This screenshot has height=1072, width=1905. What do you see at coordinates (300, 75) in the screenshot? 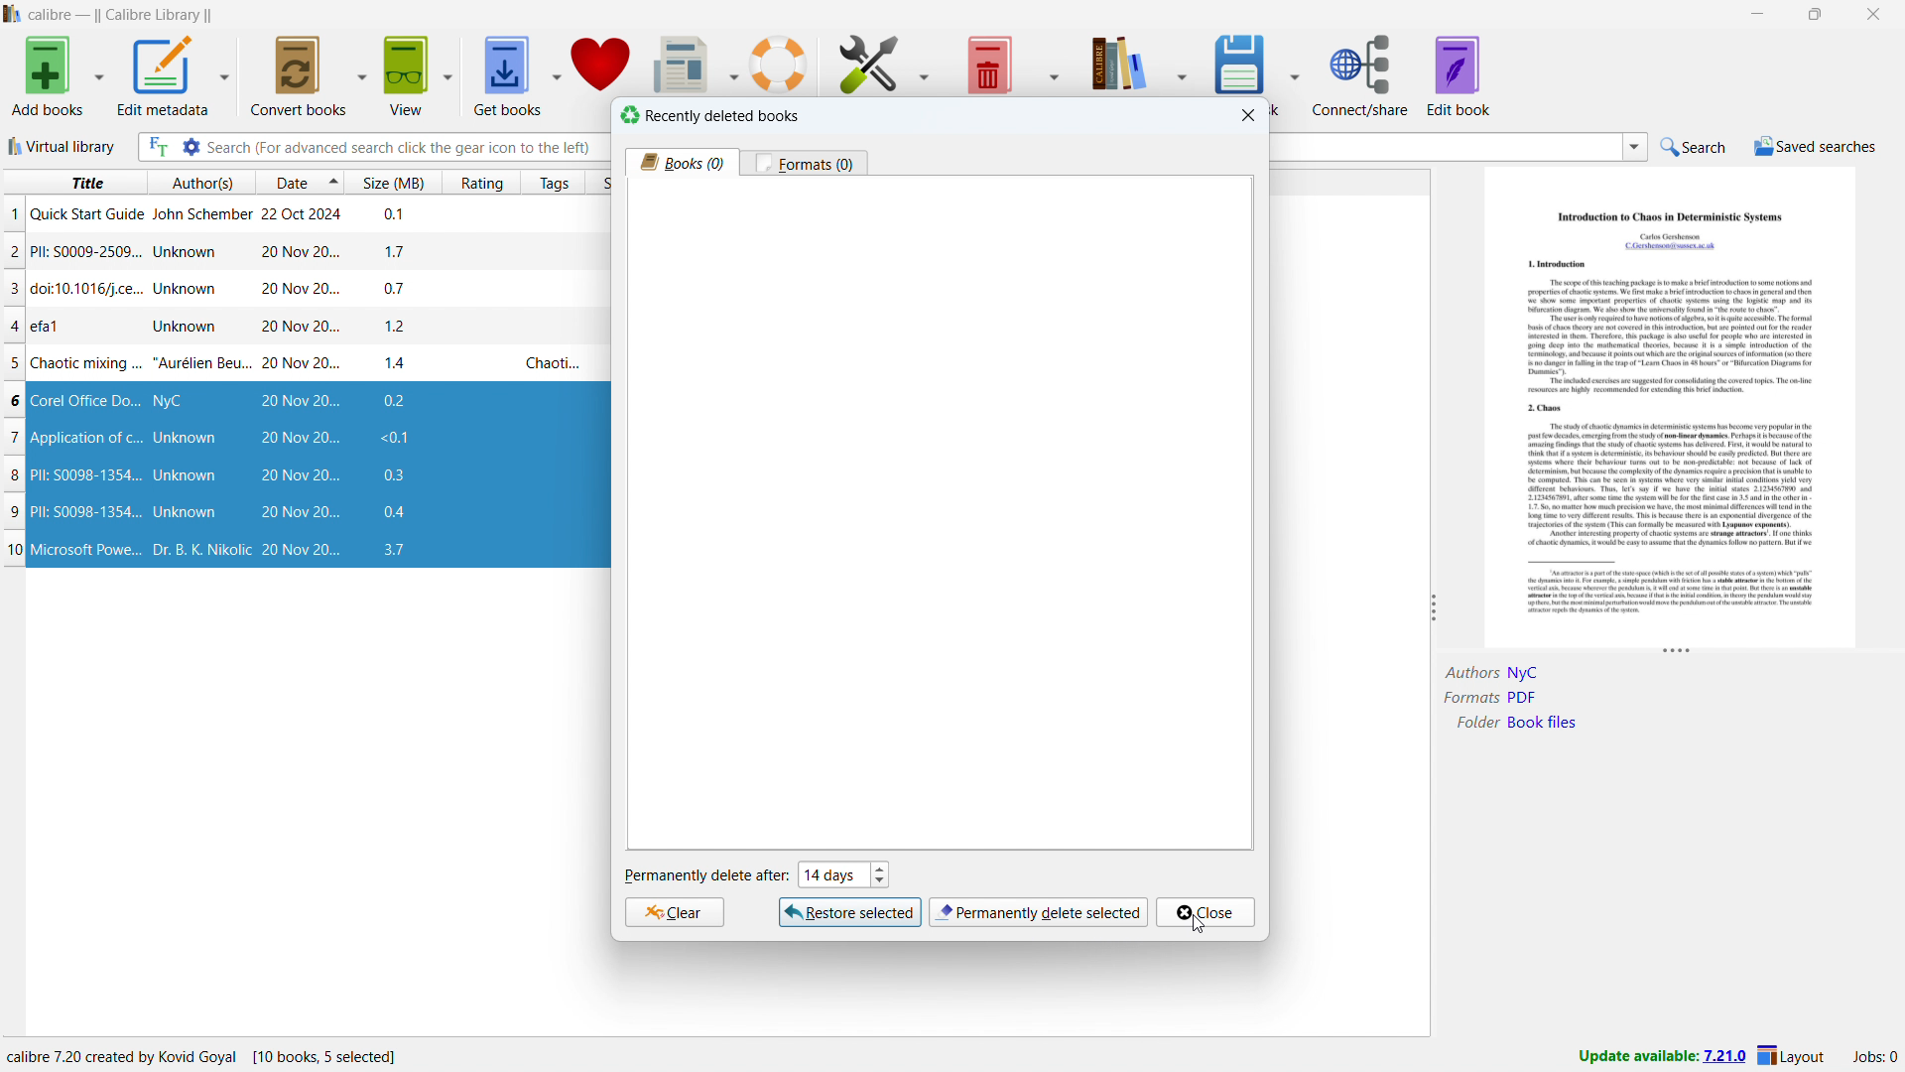
I see `convert books` at bounding box center [300, 75].